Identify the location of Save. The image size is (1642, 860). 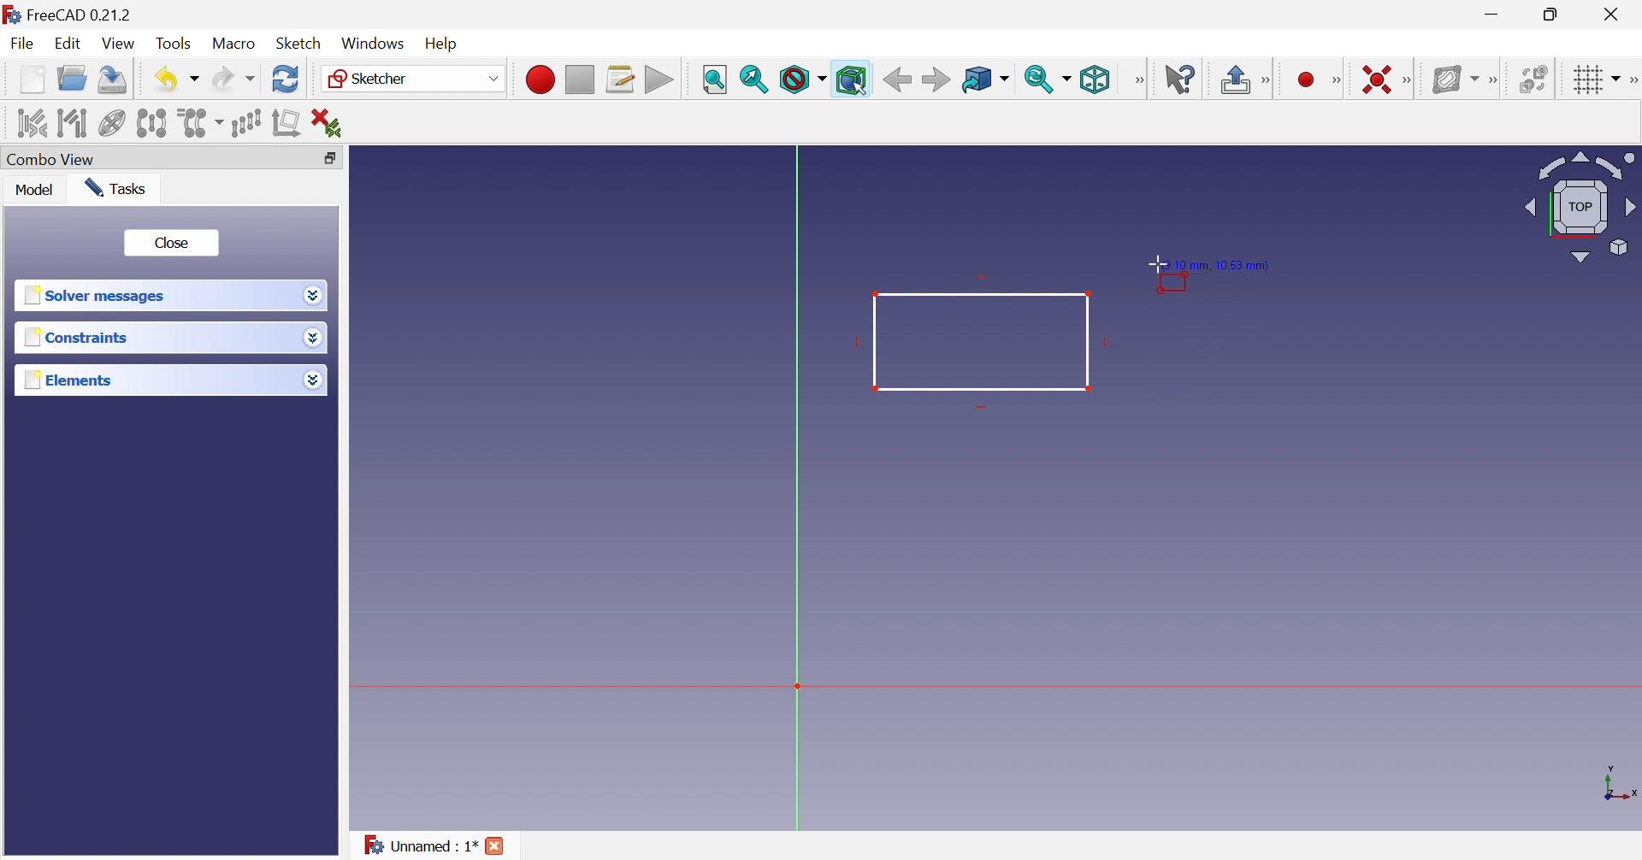
(174, 80).